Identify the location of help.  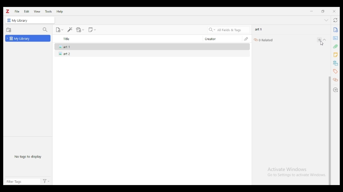
(60, 11).